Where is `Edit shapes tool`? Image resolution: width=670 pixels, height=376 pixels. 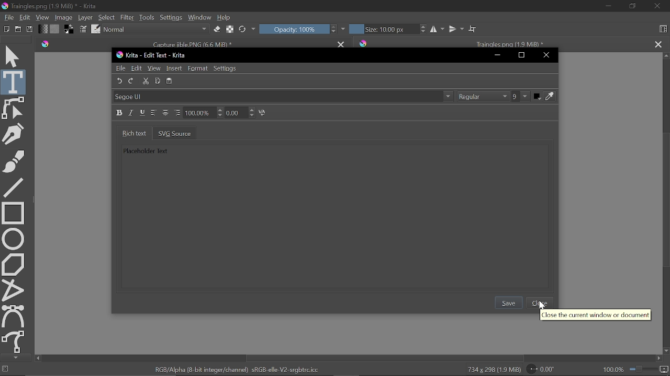
Edit shapes tool is located at coordinates (14, 108).